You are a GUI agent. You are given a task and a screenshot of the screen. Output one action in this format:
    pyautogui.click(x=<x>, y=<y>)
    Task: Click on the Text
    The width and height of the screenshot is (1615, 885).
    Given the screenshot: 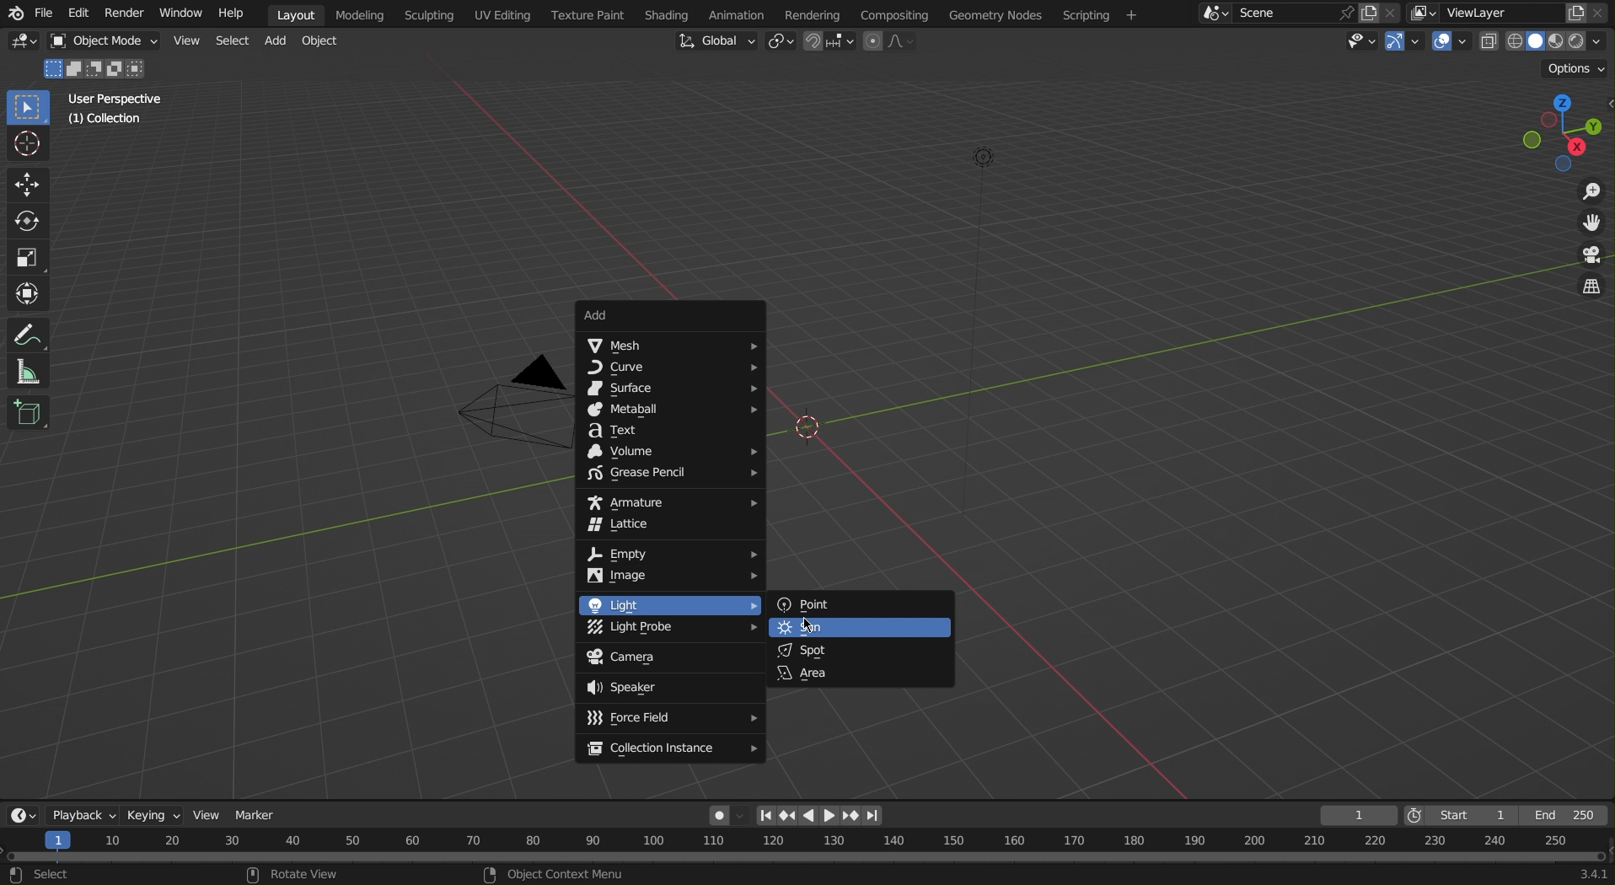 What is the action you would take?
    pyautogui.click(x=668, y=431)
    